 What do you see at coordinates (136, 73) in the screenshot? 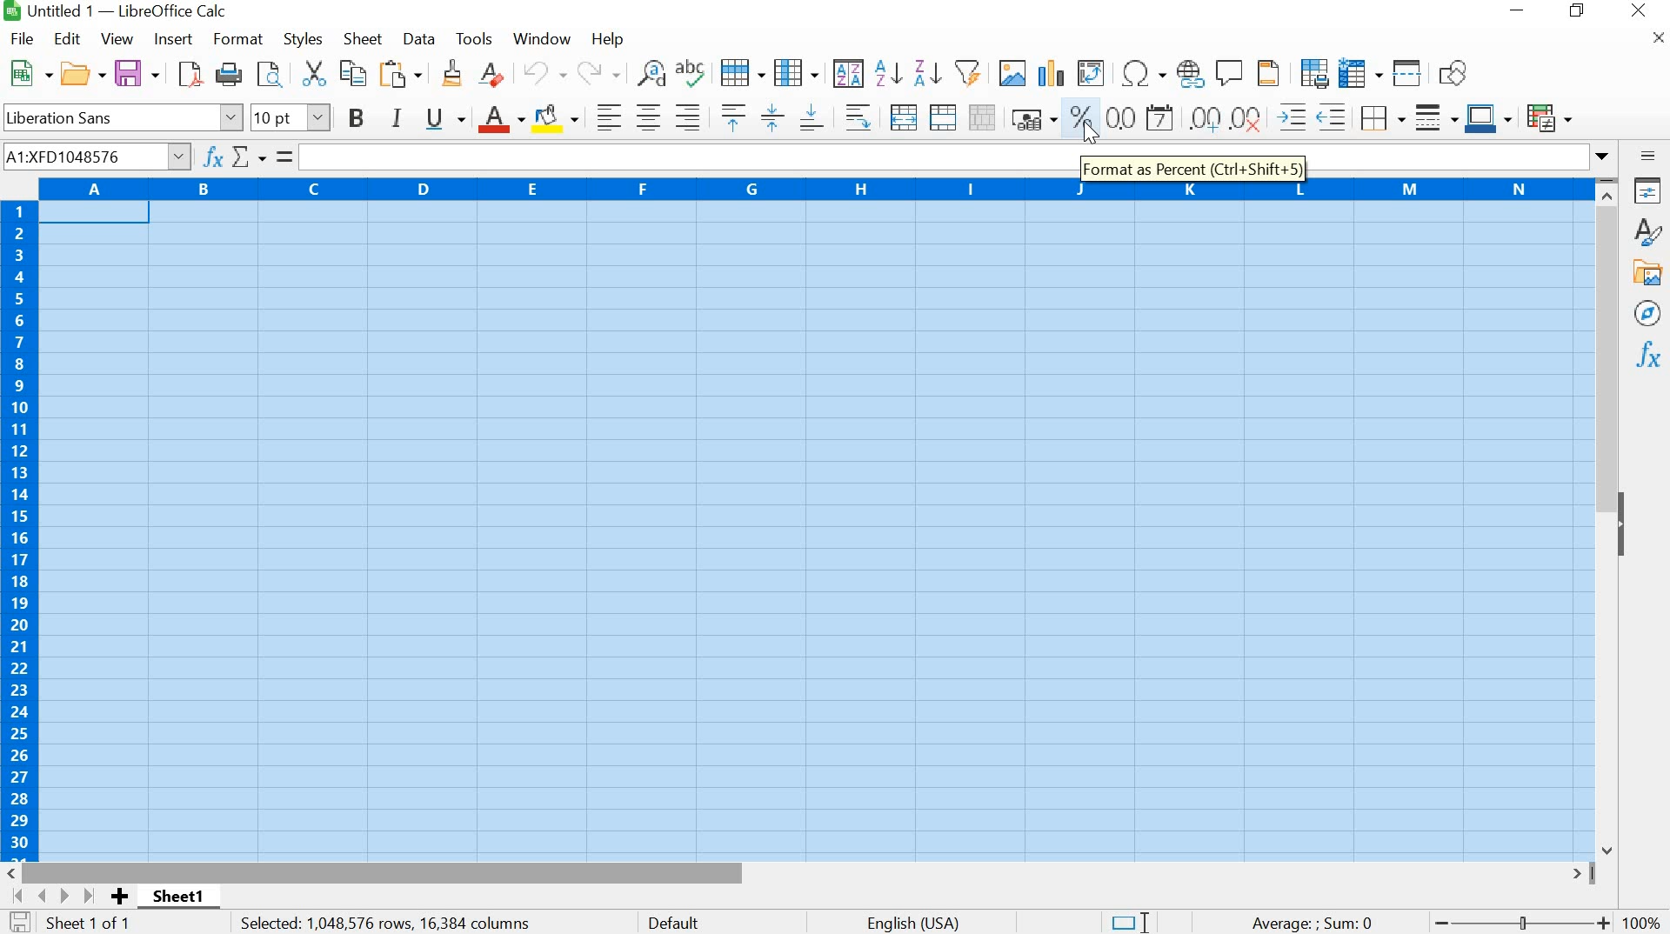
I see `SAVE` at bounding box center [136, 73].